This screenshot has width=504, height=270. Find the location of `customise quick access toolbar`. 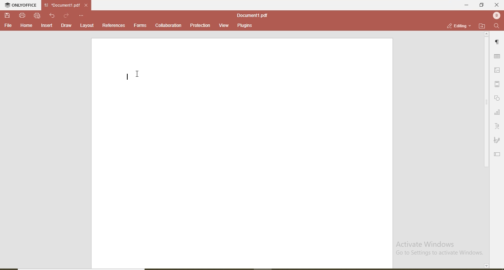

customise quick access toolbar is located at coordinates (82, 15).